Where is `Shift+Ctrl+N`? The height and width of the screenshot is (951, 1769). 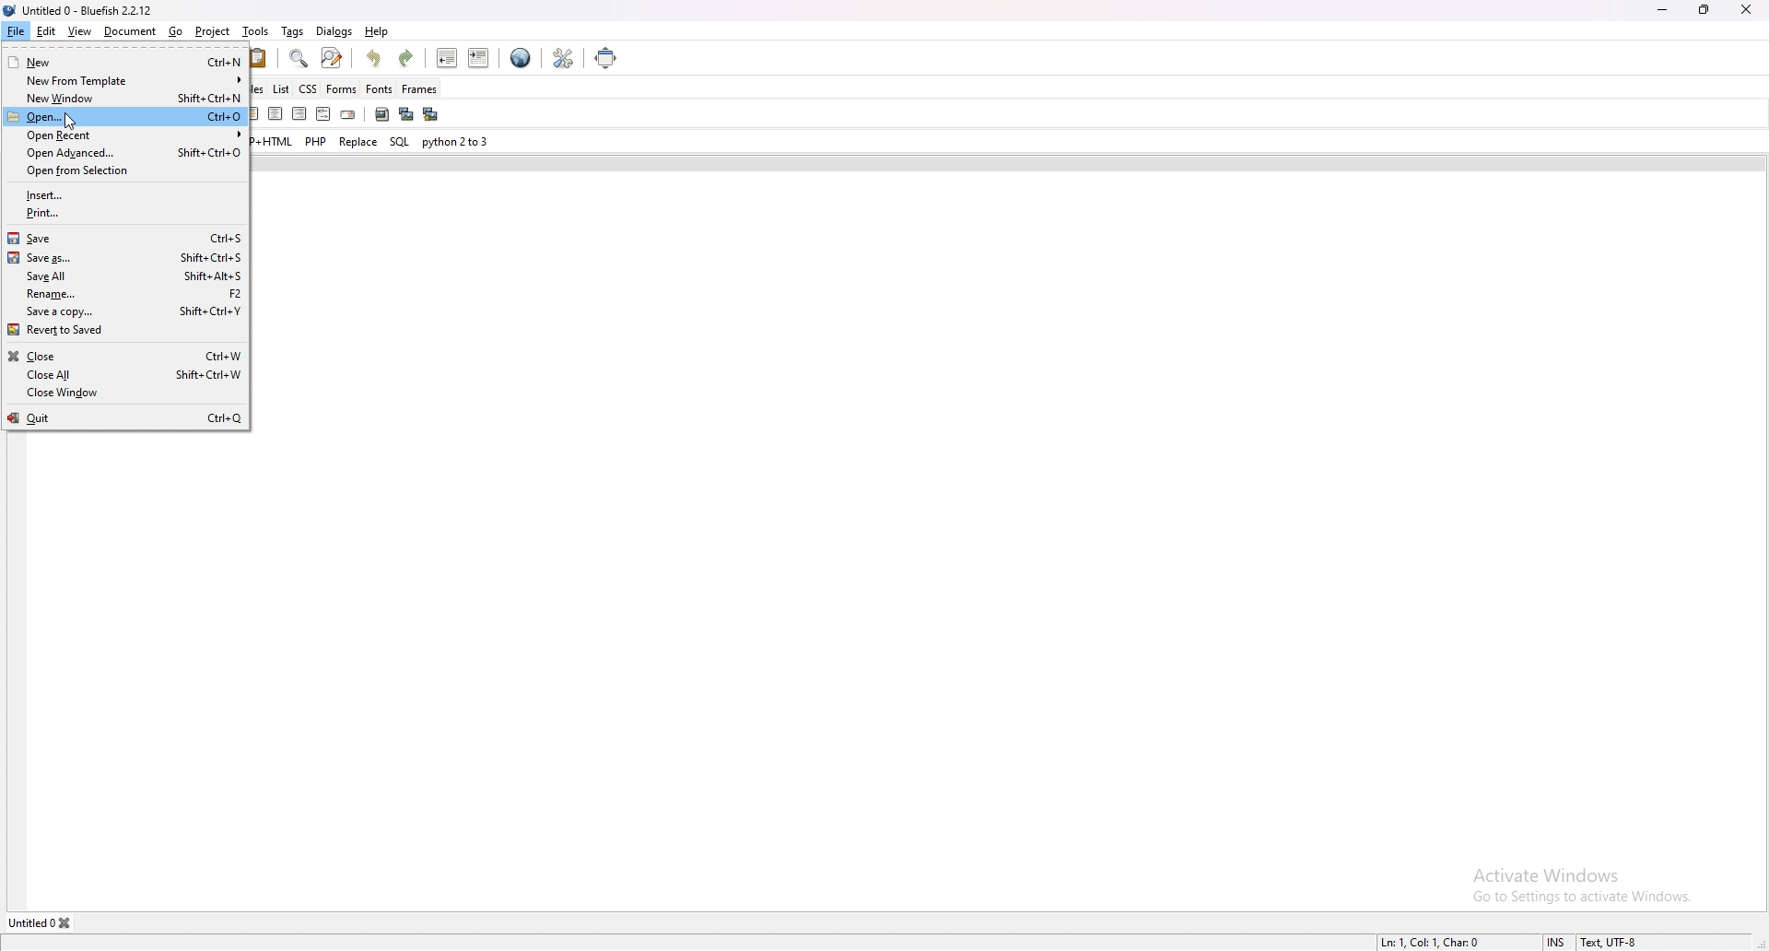
Shift+Ctrl+N is located at coordinates (210, 98).